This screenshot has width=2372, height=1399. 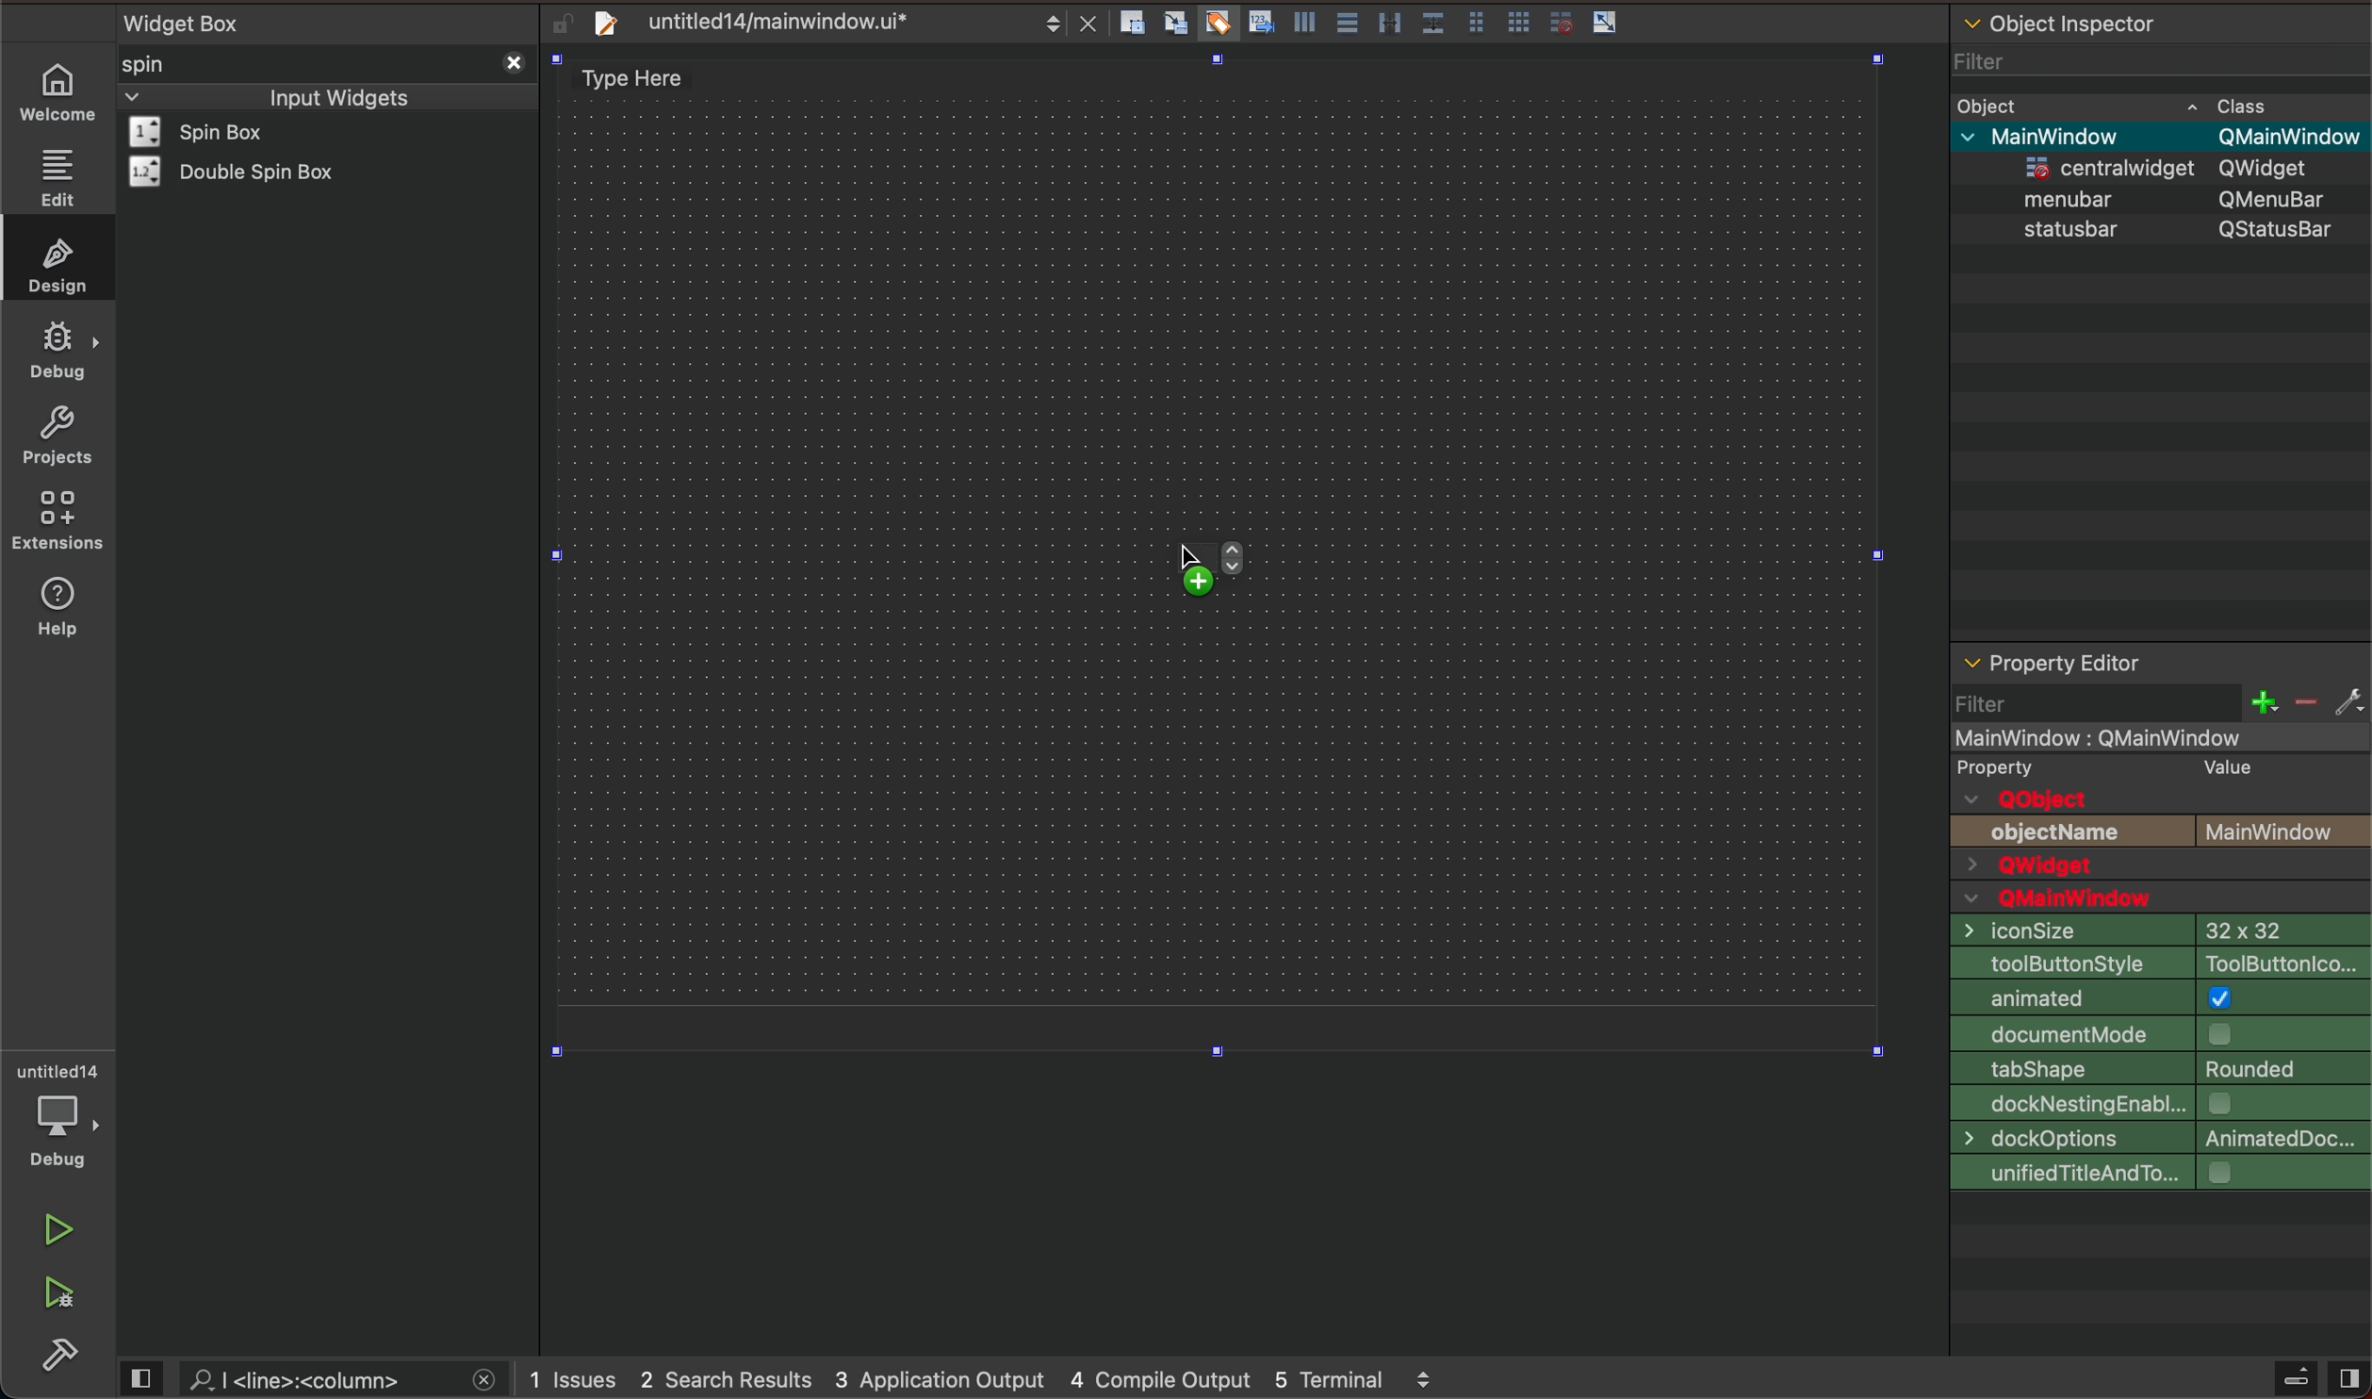 What do you see at coordinates (318, 1378) in the screenshot?
I see `search` at bounding box center [318, 1378].